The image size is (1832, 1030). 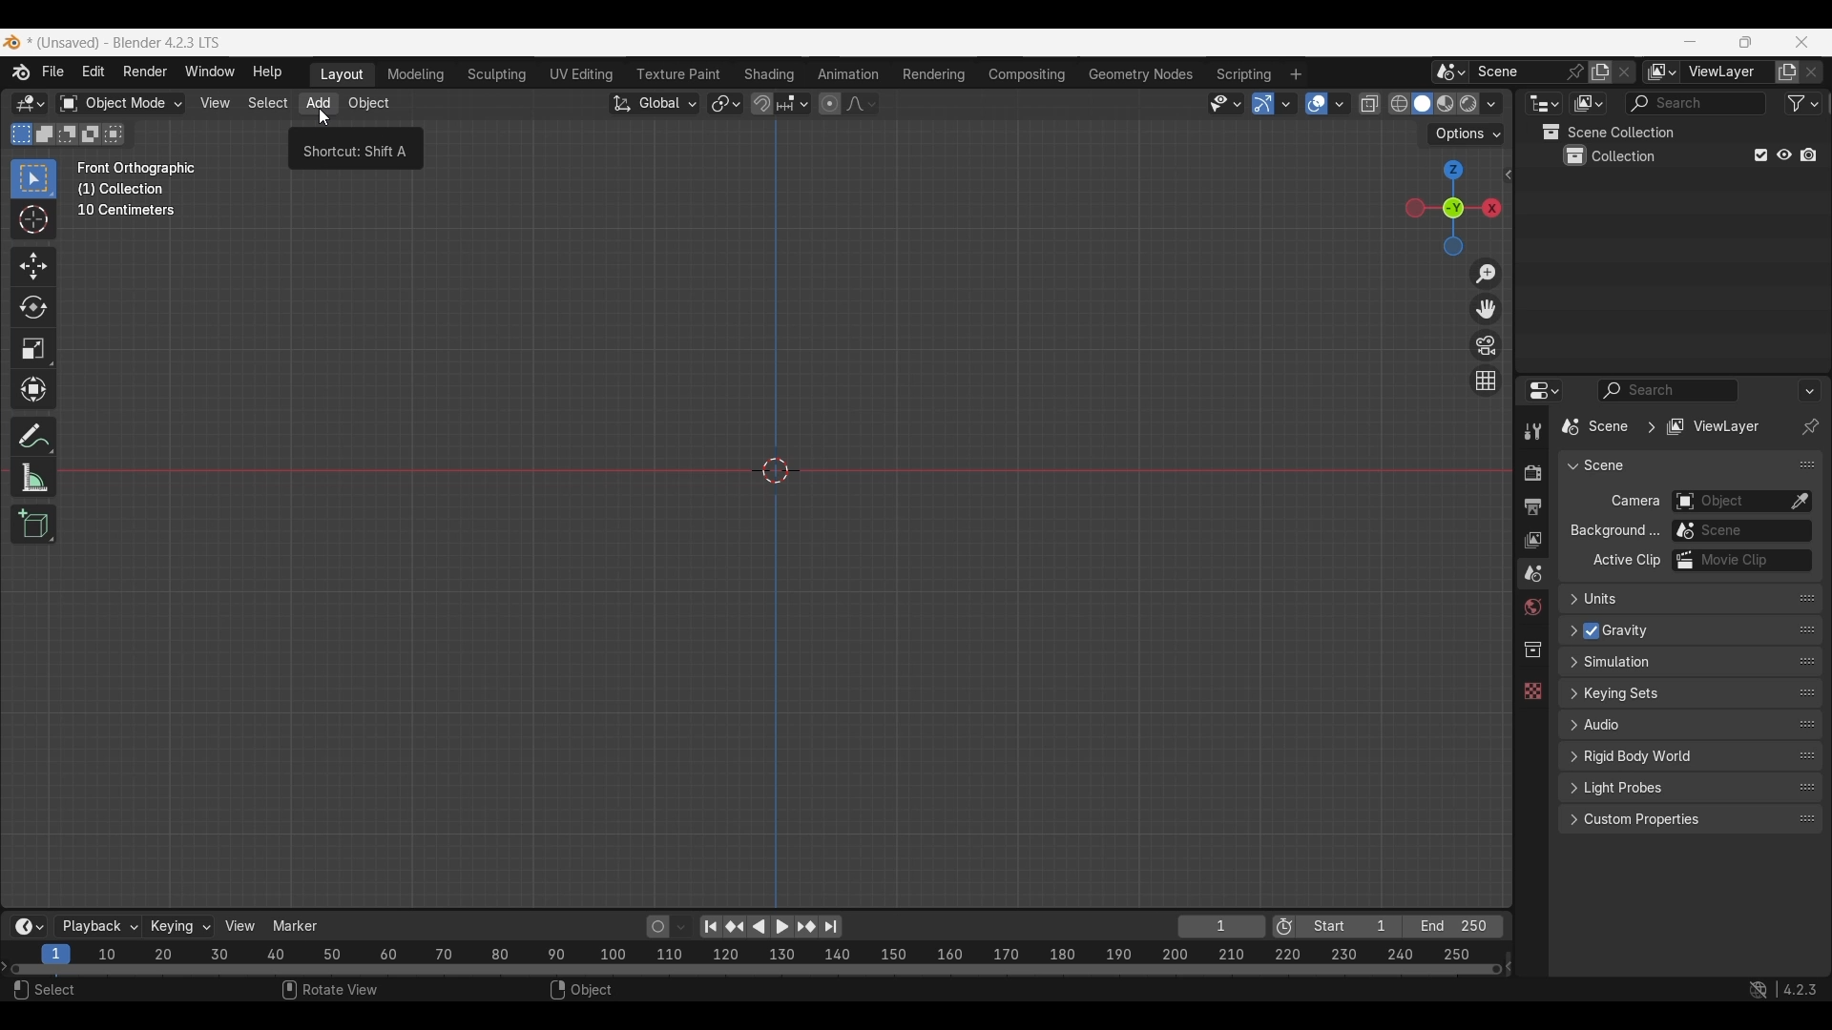 I want to click on Select, so click(x=44, y=990).